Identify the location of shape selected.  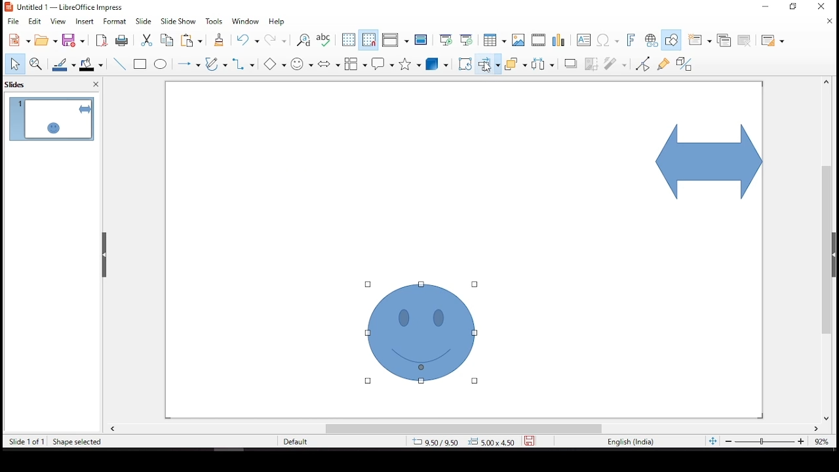
(74, 441).